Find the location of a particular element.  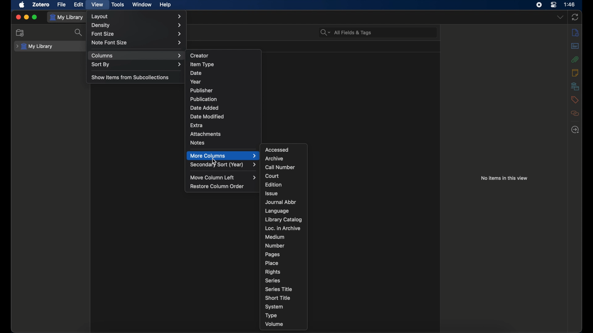

journal abbr is located at coordinates (280, 202).